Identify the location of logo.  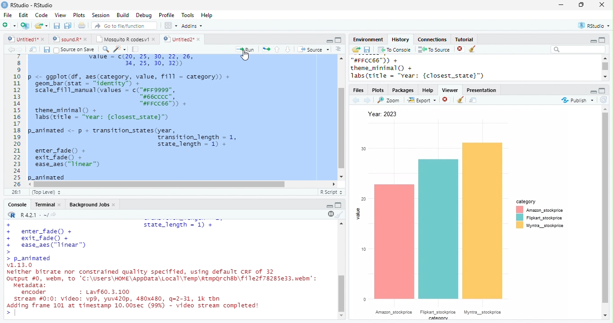
(4, 5).